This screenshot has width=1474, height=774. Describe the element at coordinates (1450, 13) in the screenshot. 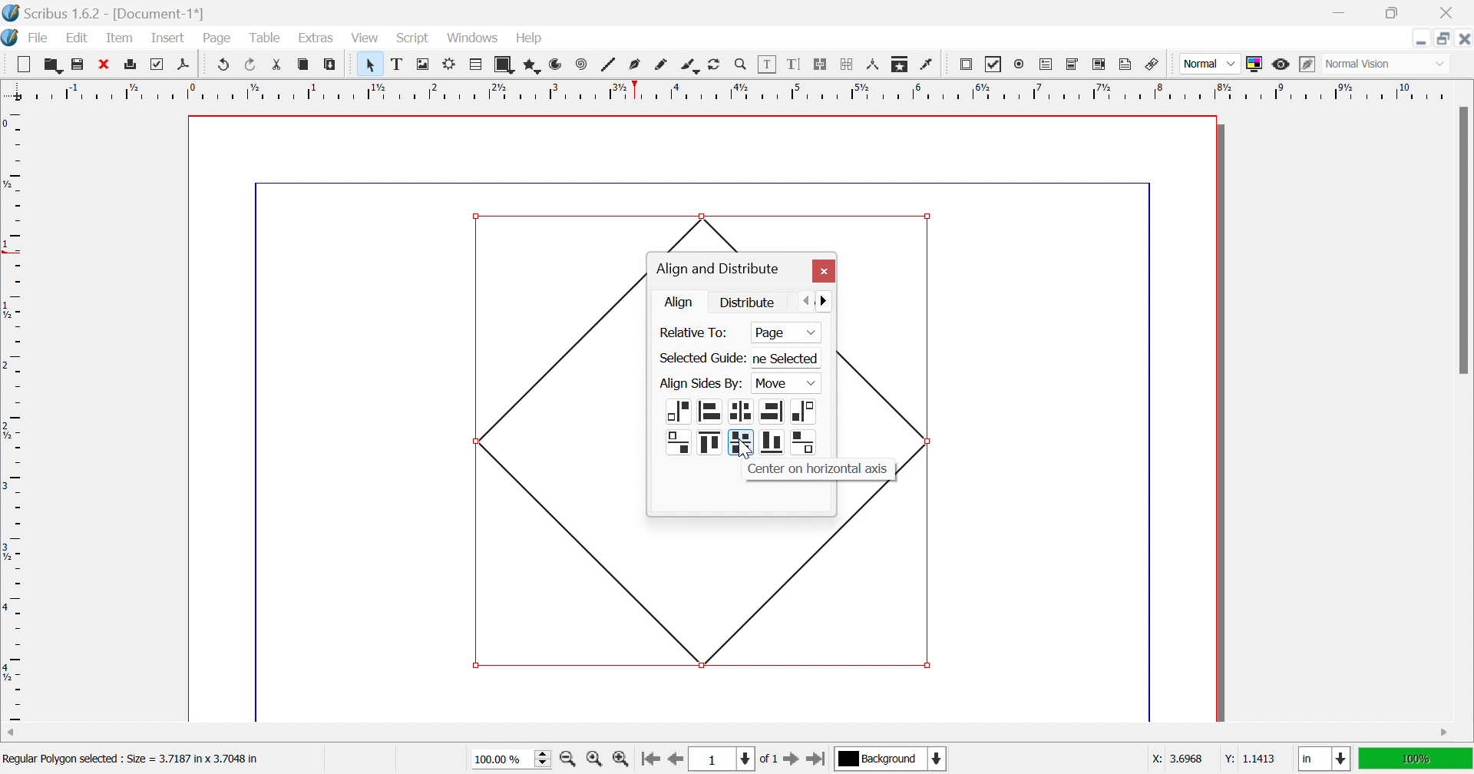

I see `Close` at that location.